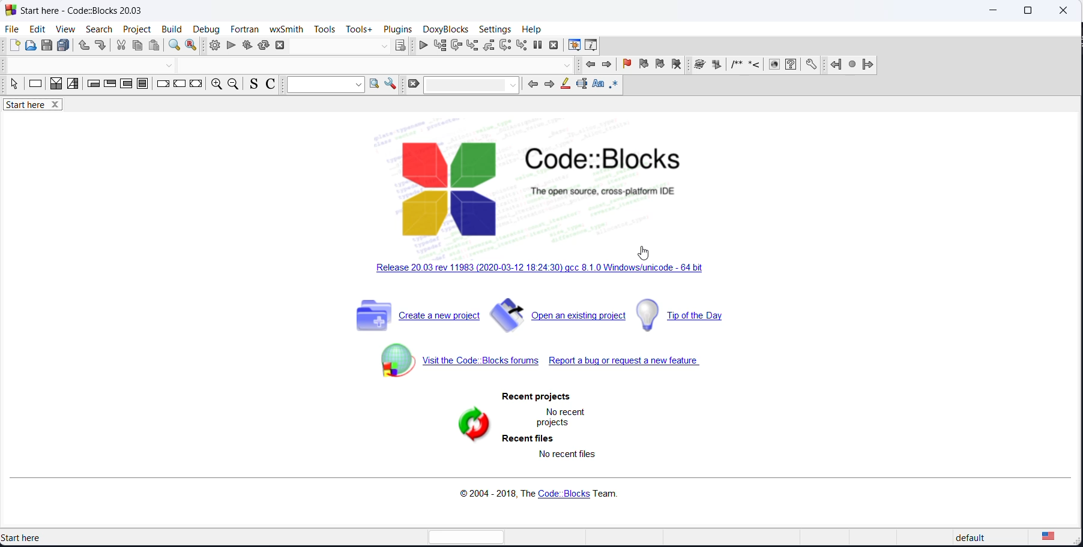 The width and height of the screenshot is (1083, 547). Describe the element at coordinates (181, 85) in the screenshot. I see `continue instruction` at that location.